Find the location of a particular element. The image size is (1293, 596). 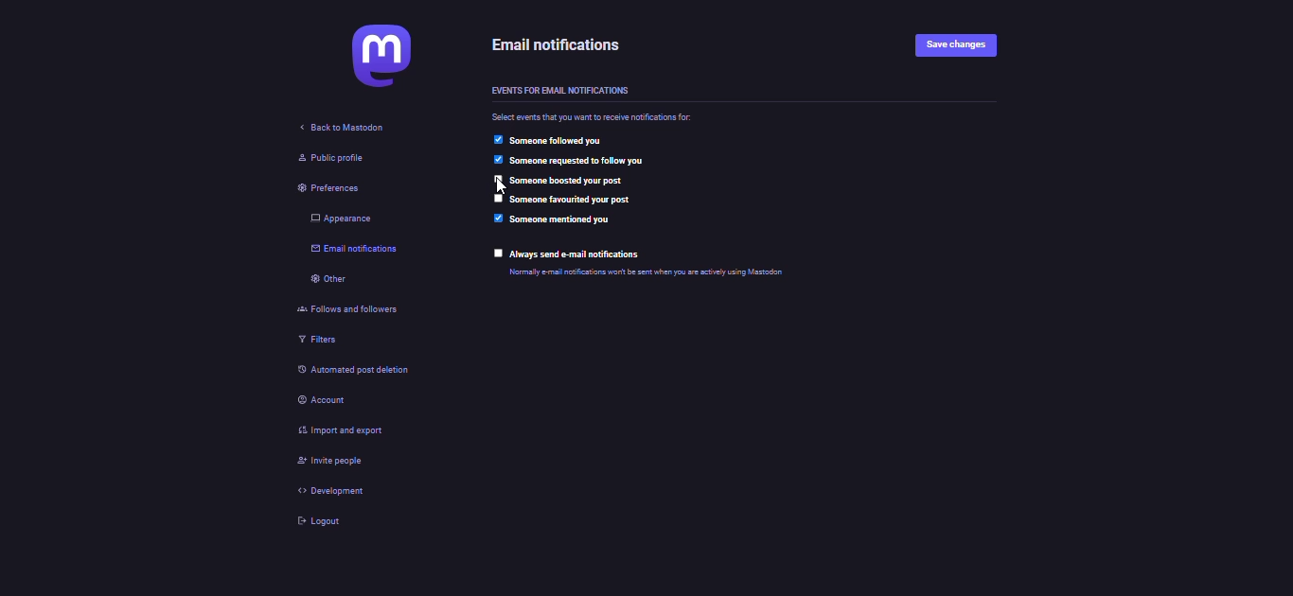

click to enable is located at coordinates (498, 253).